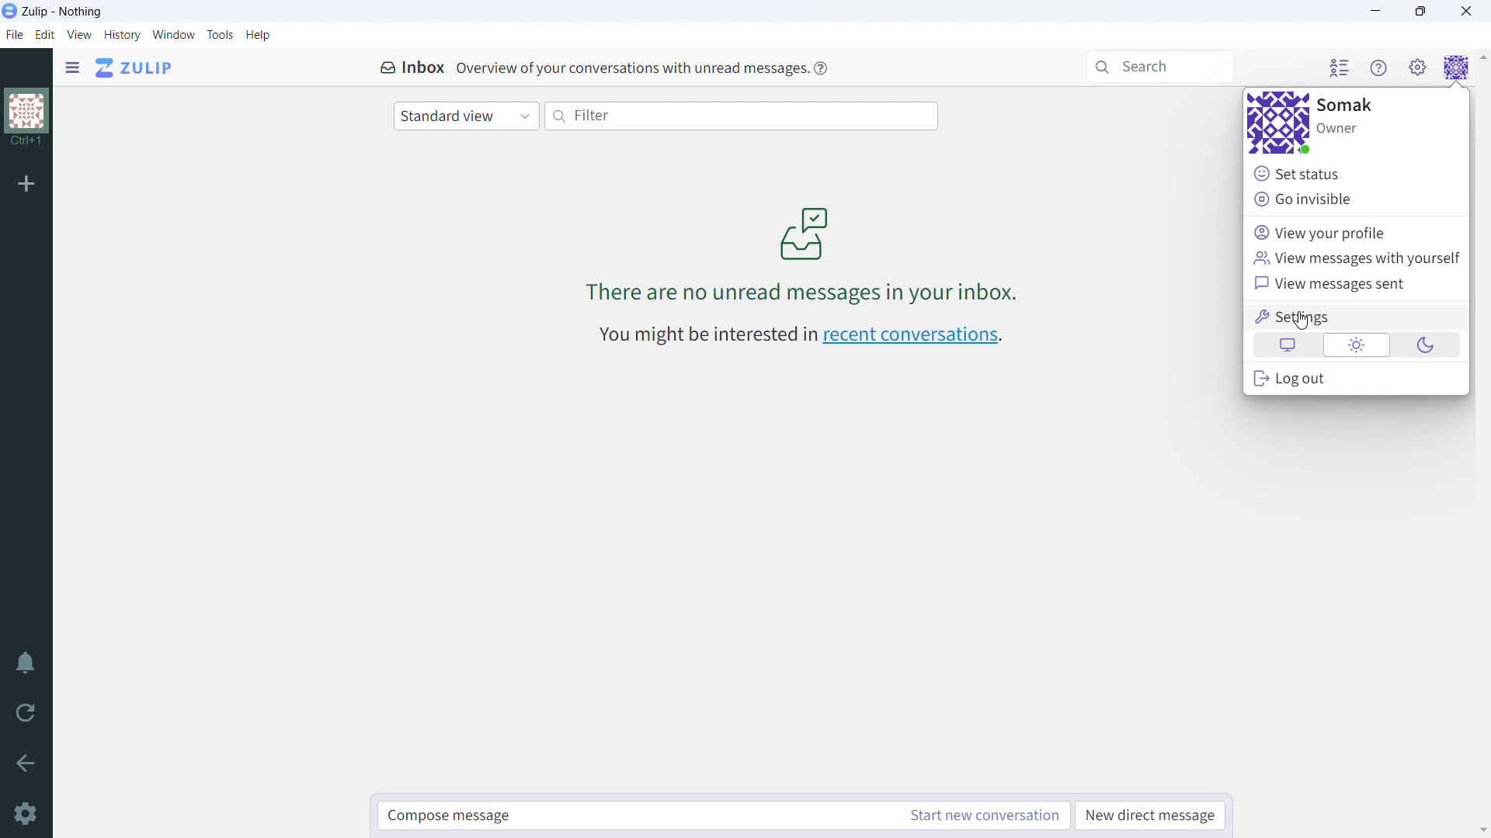  I want to click on There are no unread messages in your inbox., so click(810, 294).